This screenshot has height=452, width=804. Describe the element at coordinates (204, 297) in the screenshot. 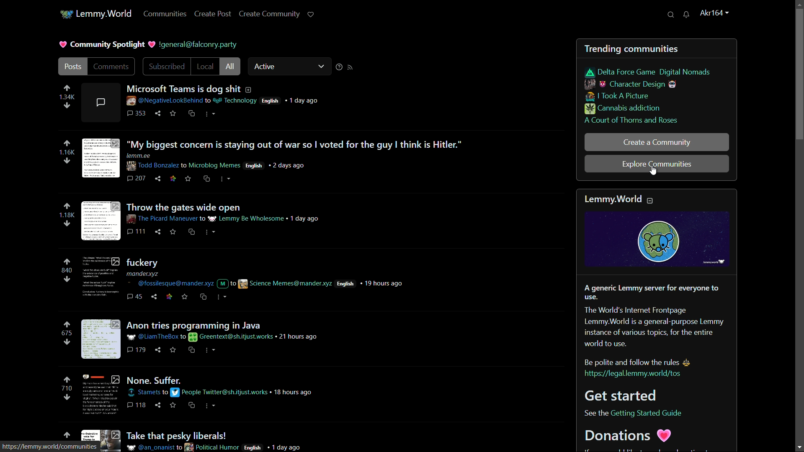

I see `cs` at that location.